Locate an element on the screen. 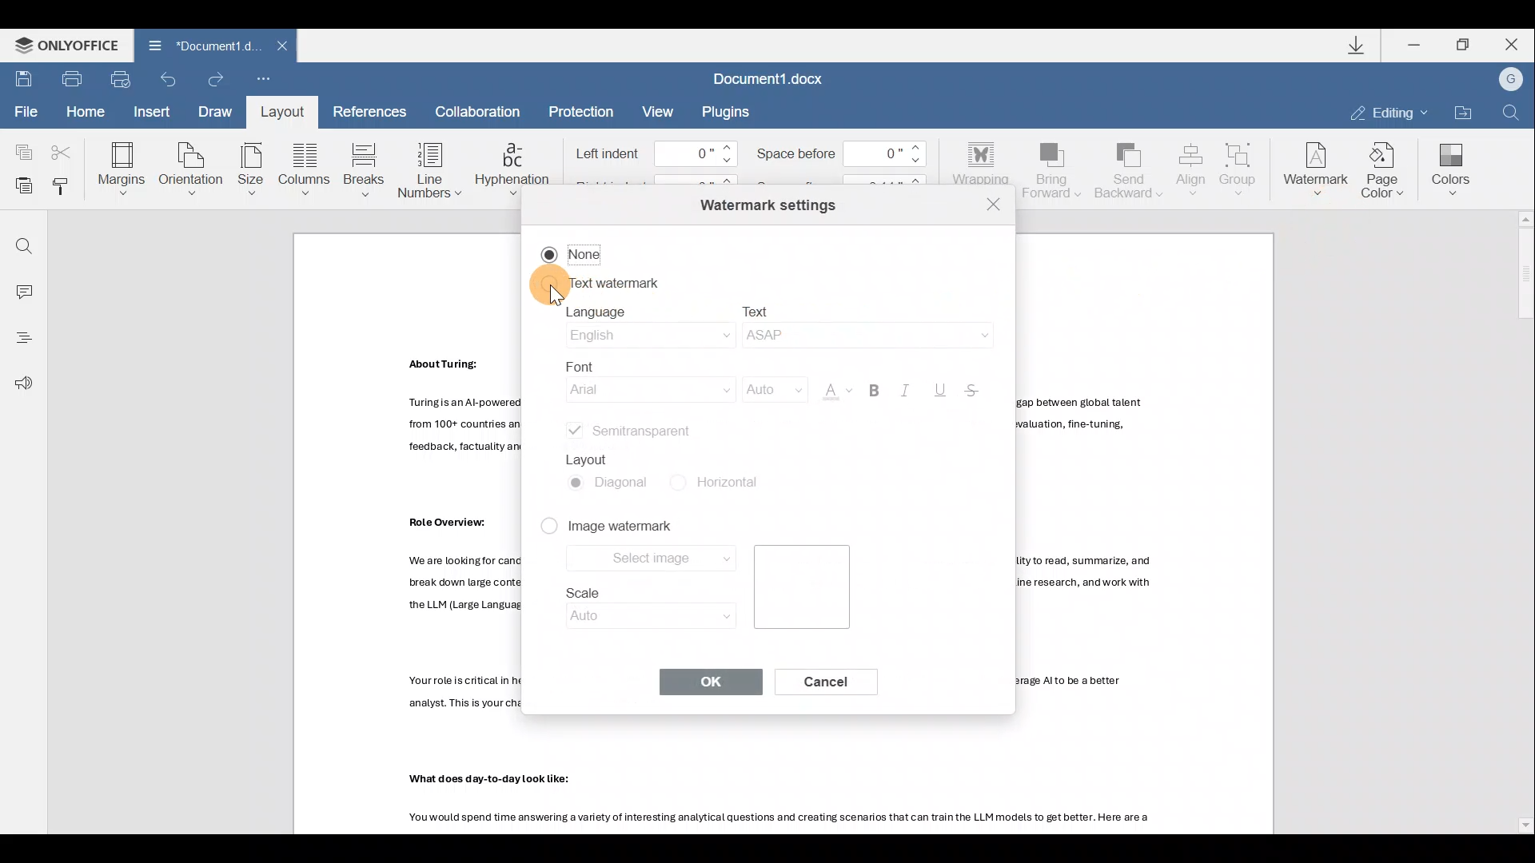 This screenshot has width=1535, height=863. Plugins is located at coordinates (729, 112).